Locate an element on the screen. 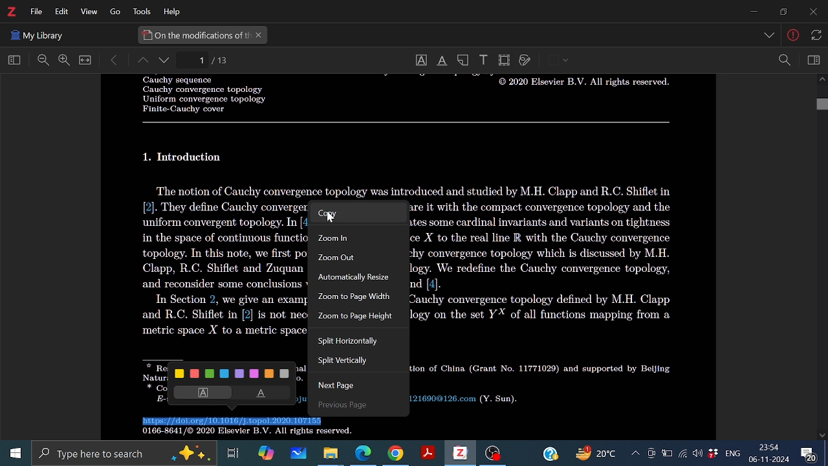 The height and width of the screenshot is (466, 828). Split vertically is located at coordinates (351, 362).